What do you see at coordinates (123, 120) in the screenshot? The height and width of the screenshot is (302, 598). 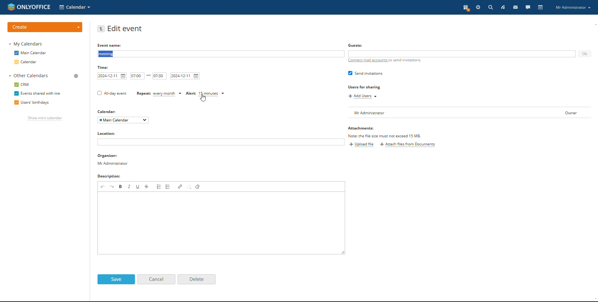 I see `select calendar` at bounding box center [123, 120].